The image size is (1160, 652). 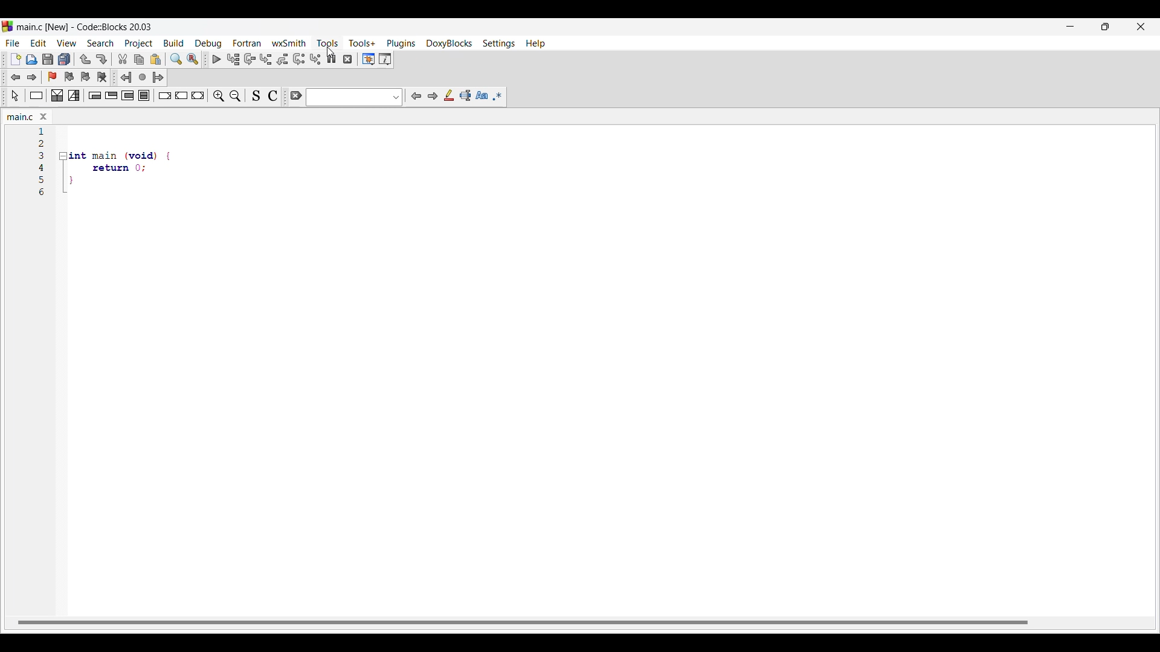 What do you see at coordinates (498, 43) in the screenshot?
I see `Settings menu` at bounding box center [498, 43].